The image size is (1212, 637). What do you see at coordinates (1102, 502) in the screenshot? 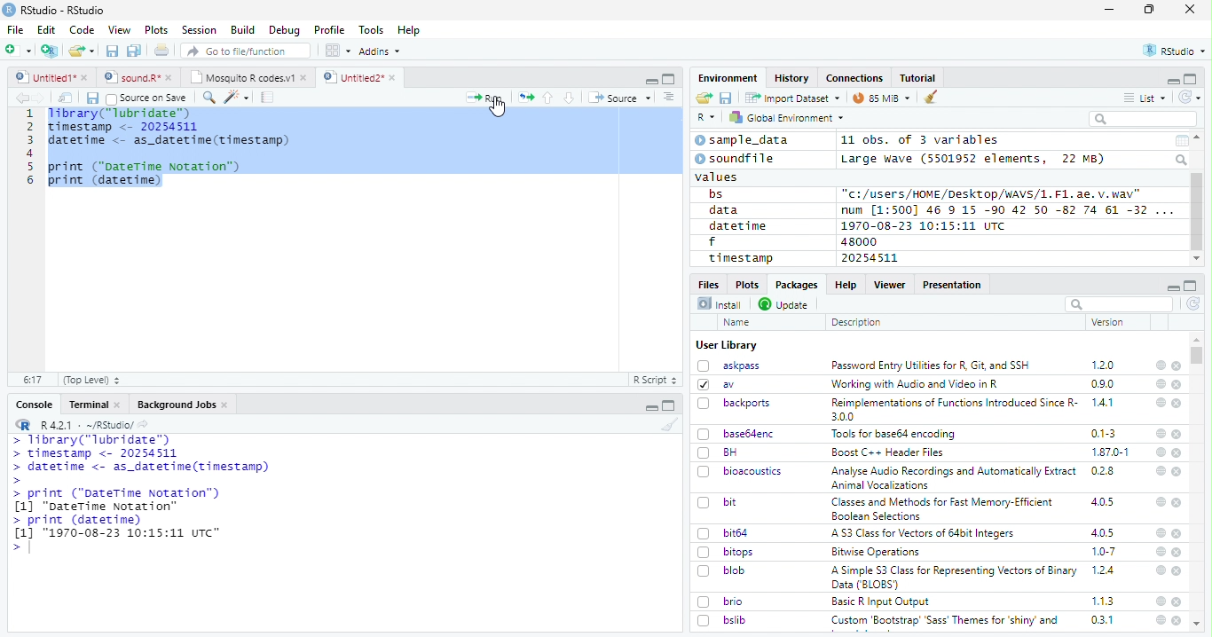
I see `4.0.5` at bounding box center [1102, 502].